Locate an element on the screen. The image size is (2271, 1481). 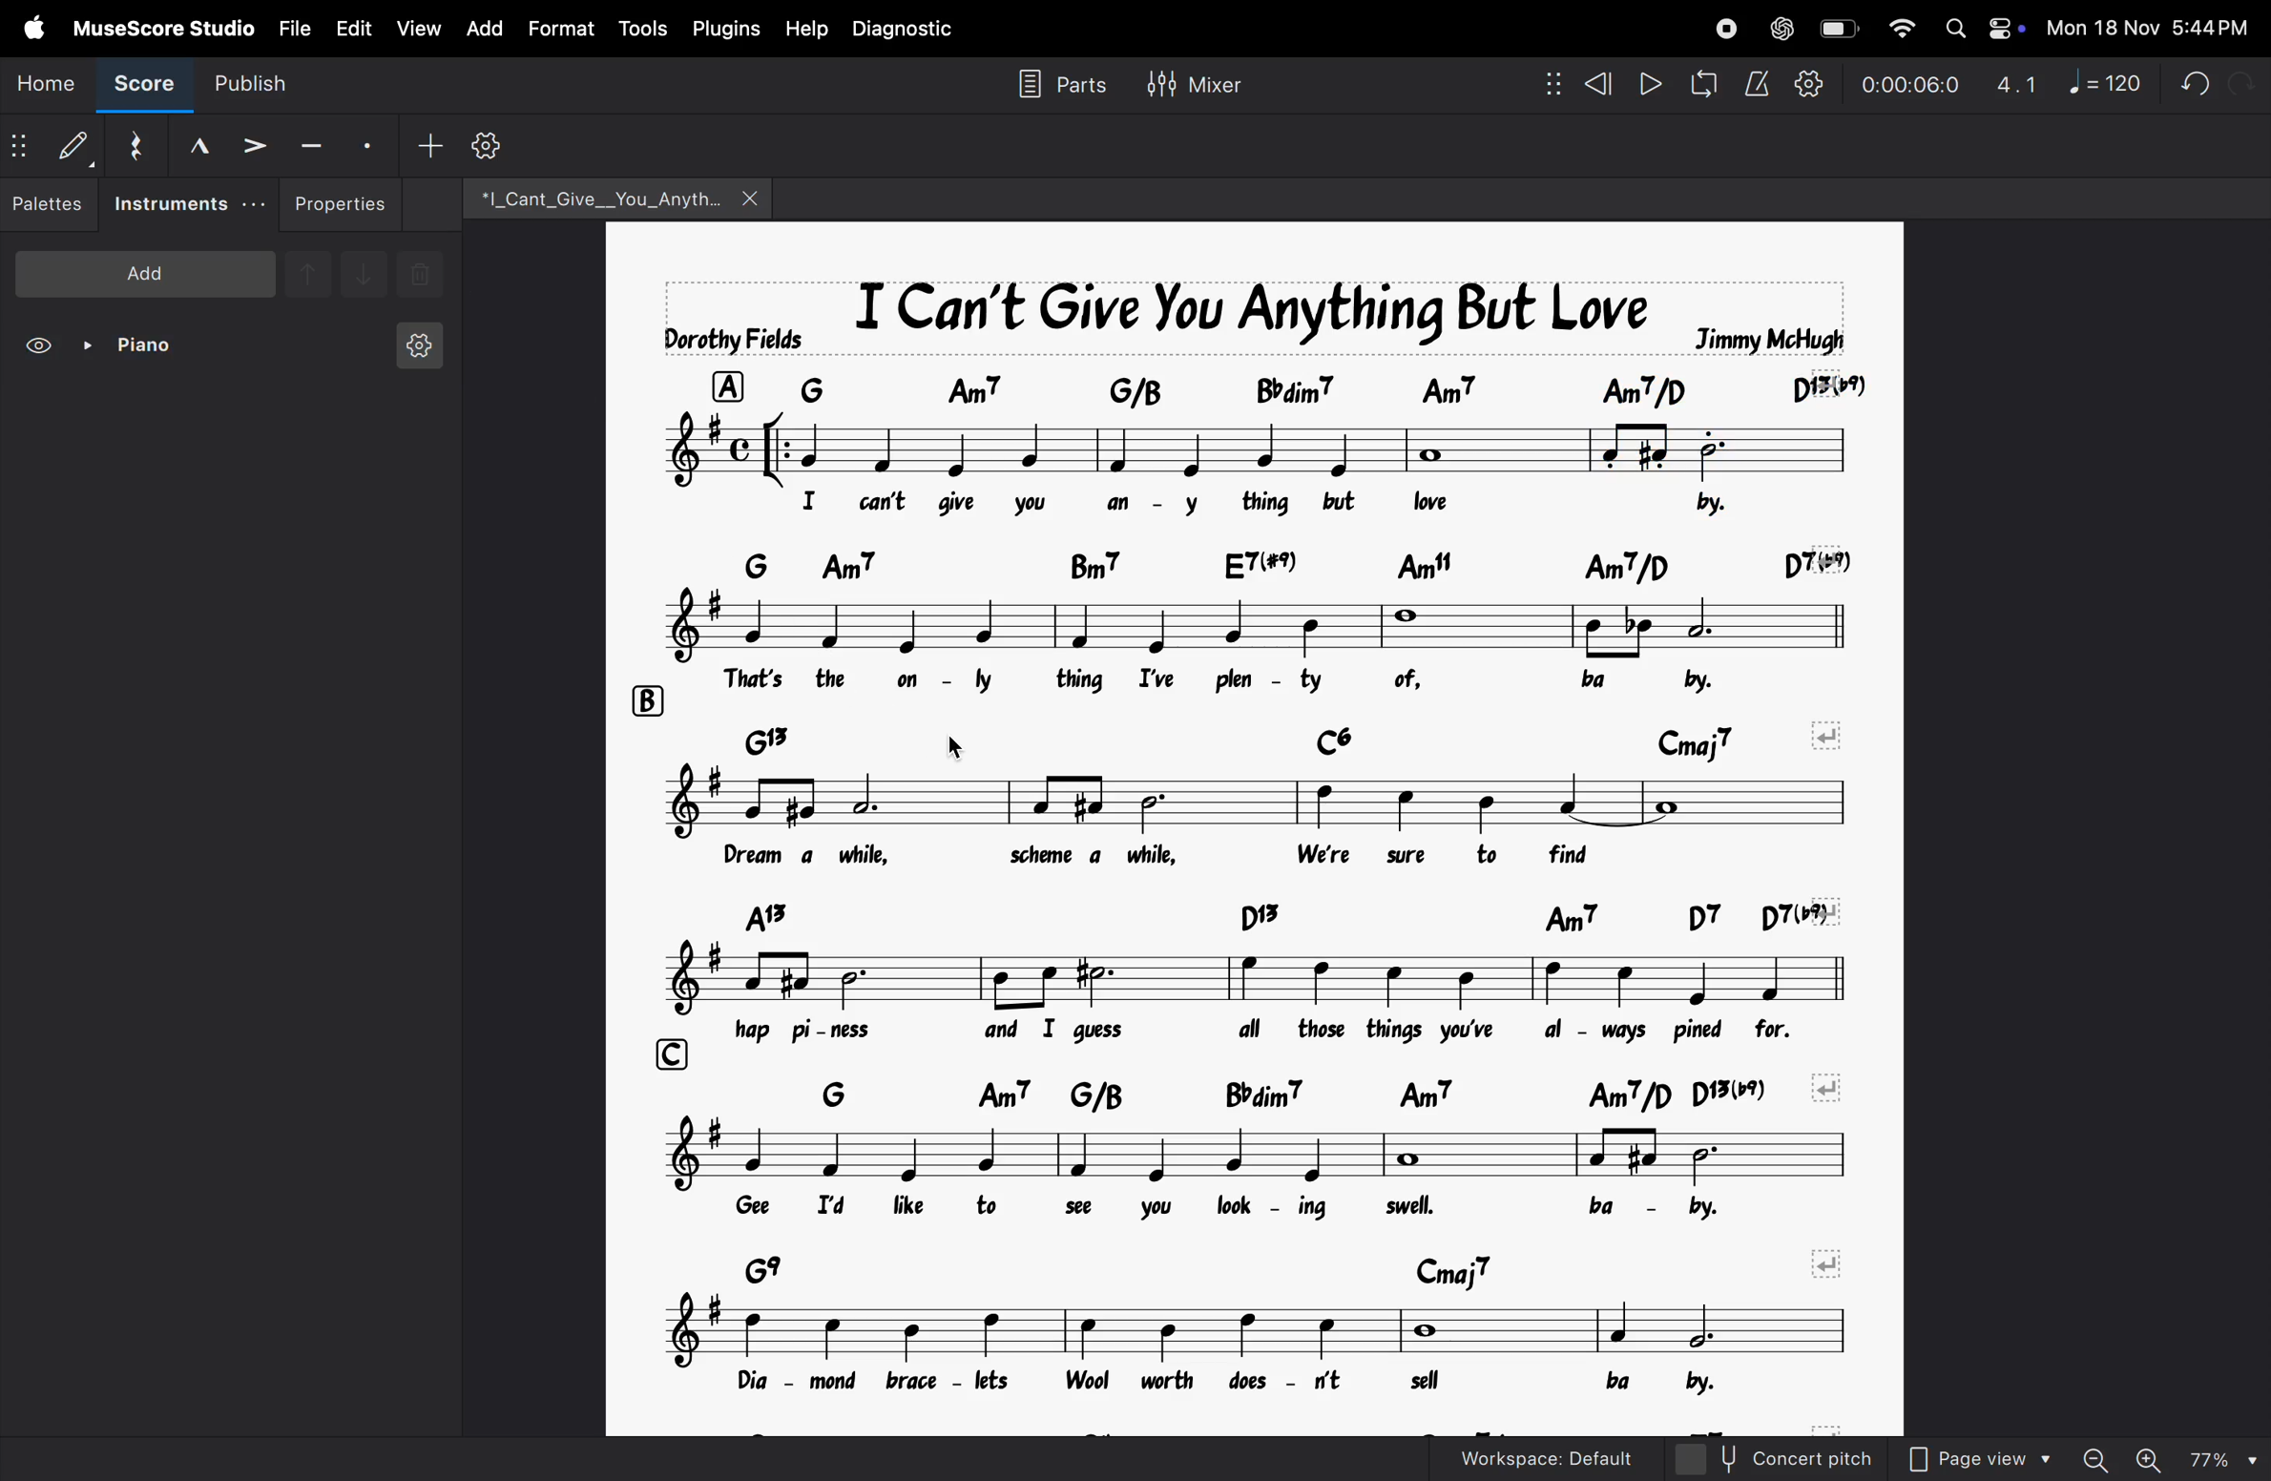
notes is located at coordinates (1268, 977).